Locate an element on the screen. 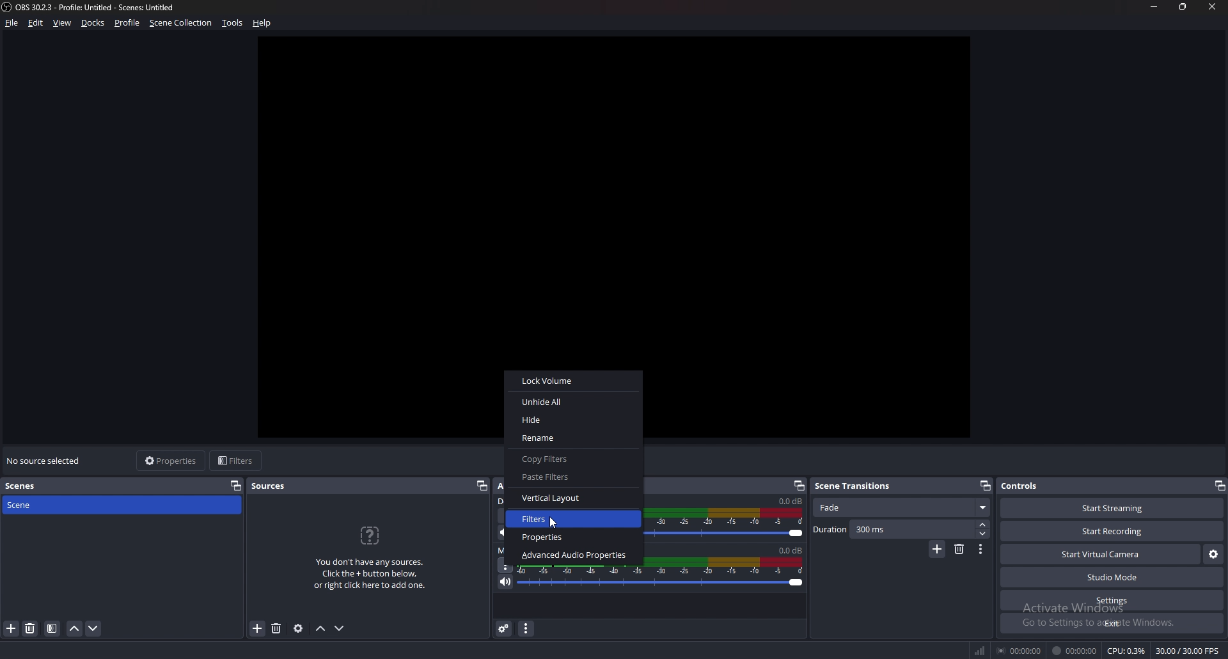 Image resolution: width=1228 pixels, height=659 pixels. 30.00/30.00 FPS is located at coordinates (1190, 651).